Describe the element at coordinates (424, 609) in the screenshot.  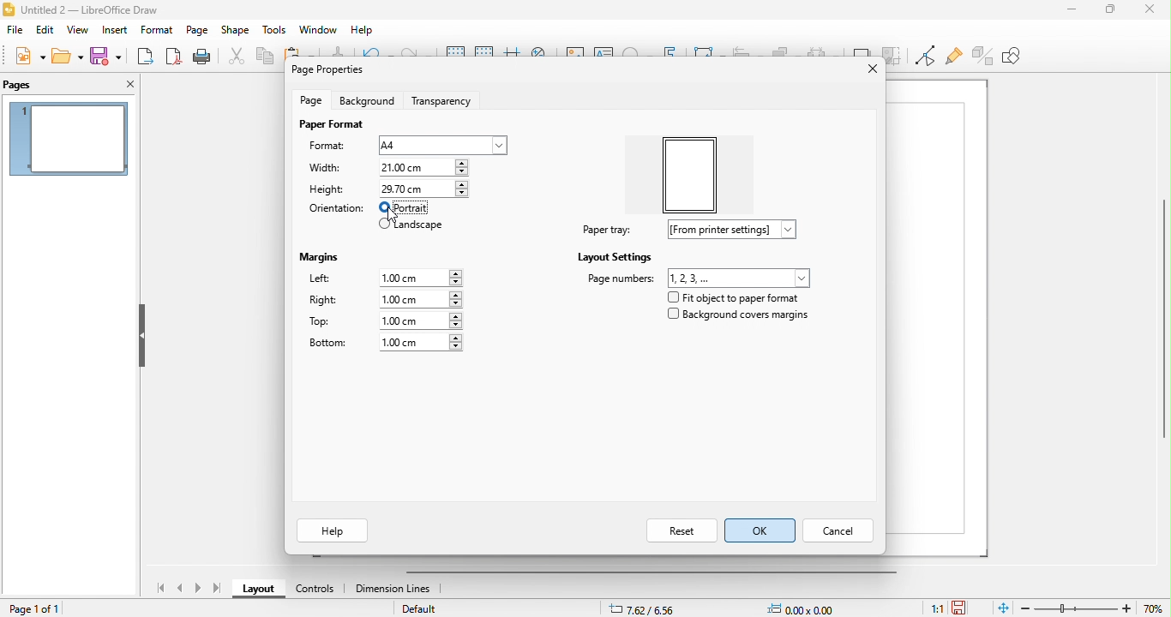
I see `default` at that location.